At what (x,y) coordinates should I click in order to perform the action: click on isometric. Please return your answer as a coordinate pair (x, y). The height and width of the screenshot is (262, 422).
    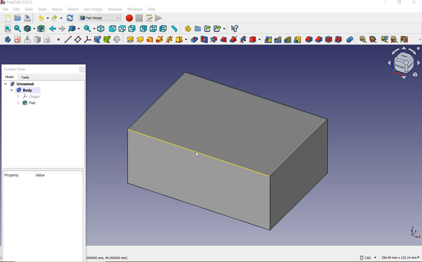
    Looking at the image, I should click on (101, 29).